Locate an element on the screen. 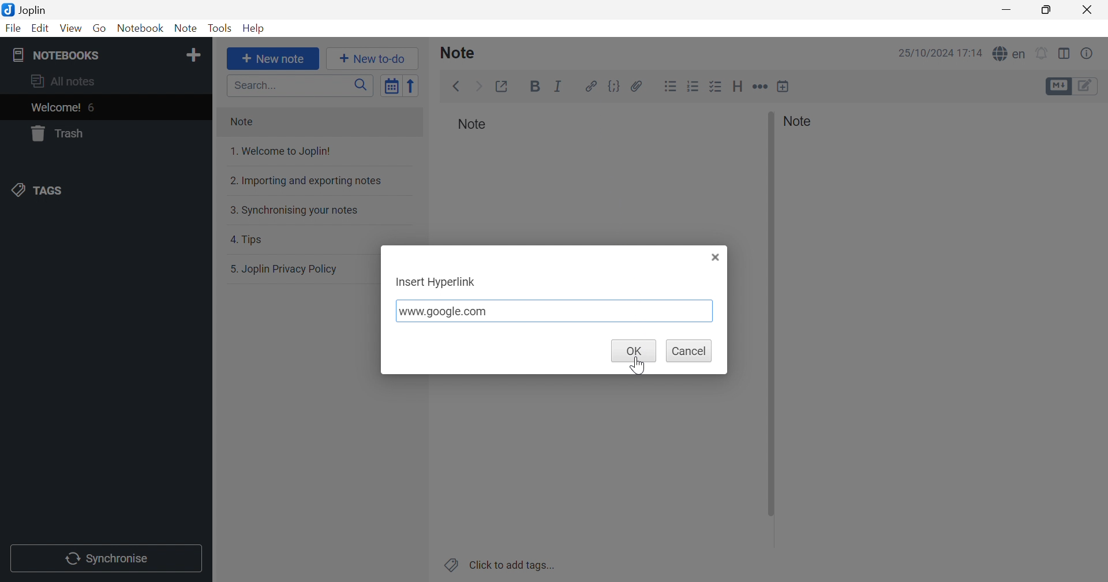 This screenshot has height=582, width=1108. Notebook is located at coordinates (141, 28).